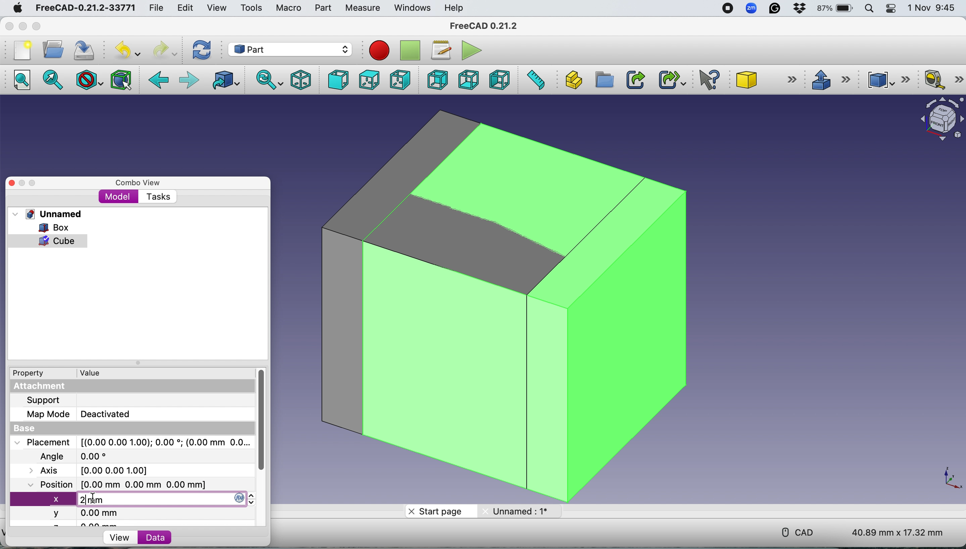  Describe the element at coordinates (289, 9) in the screenshot. I see `Macro` at that location.